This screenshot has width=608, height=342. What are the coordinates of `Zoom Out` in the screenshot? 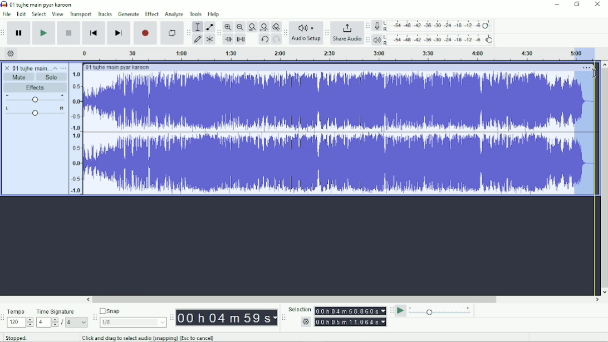 It's located at (240, 27).